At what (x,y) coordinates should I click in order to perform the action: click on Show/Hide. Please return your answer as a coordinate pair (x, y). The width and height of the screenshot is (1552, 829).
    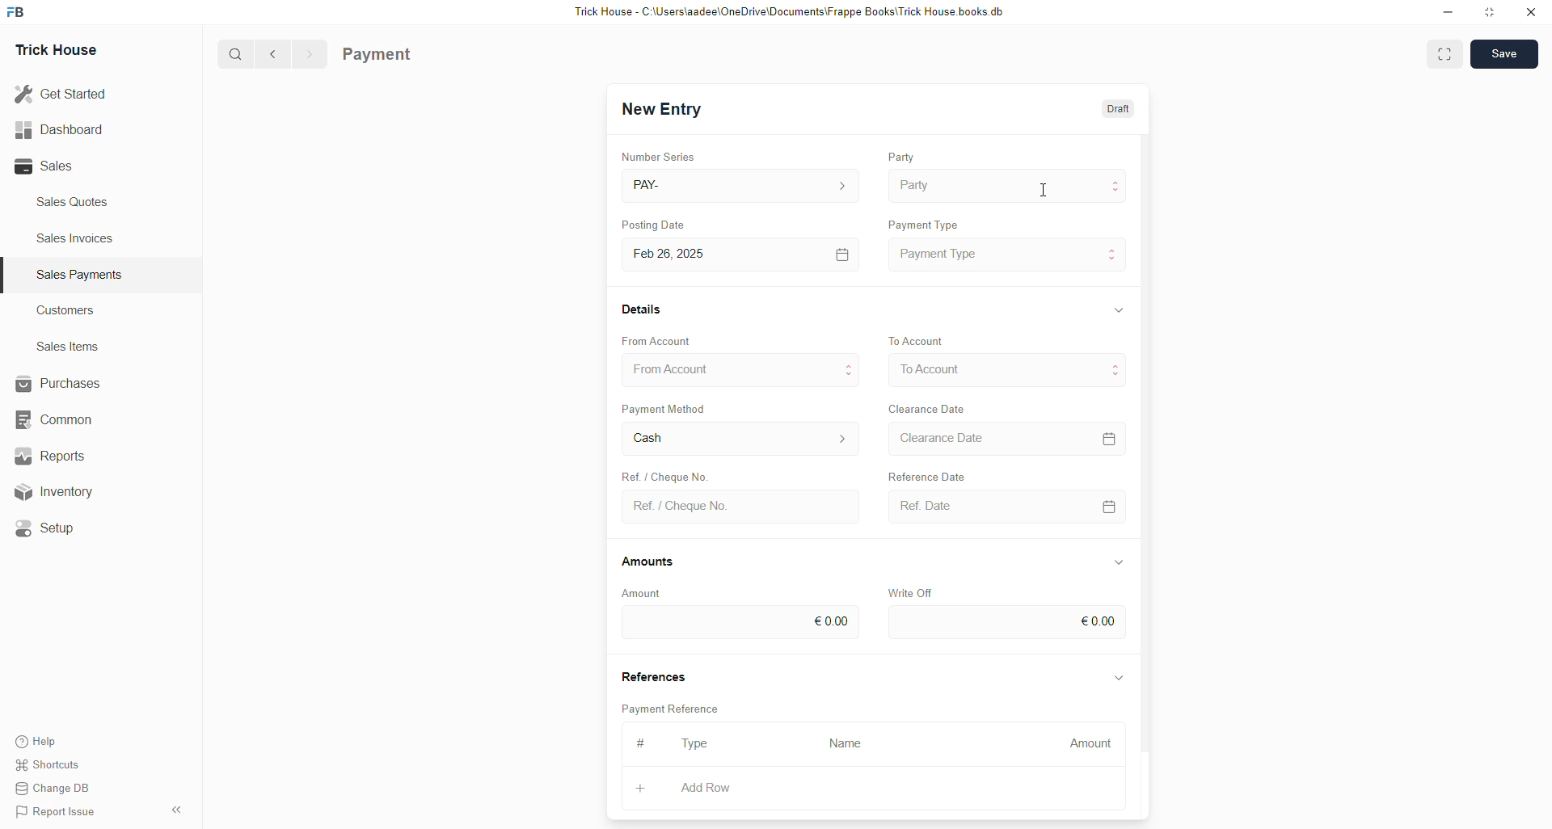
    Looking at the image, I should click on (1120, 679).